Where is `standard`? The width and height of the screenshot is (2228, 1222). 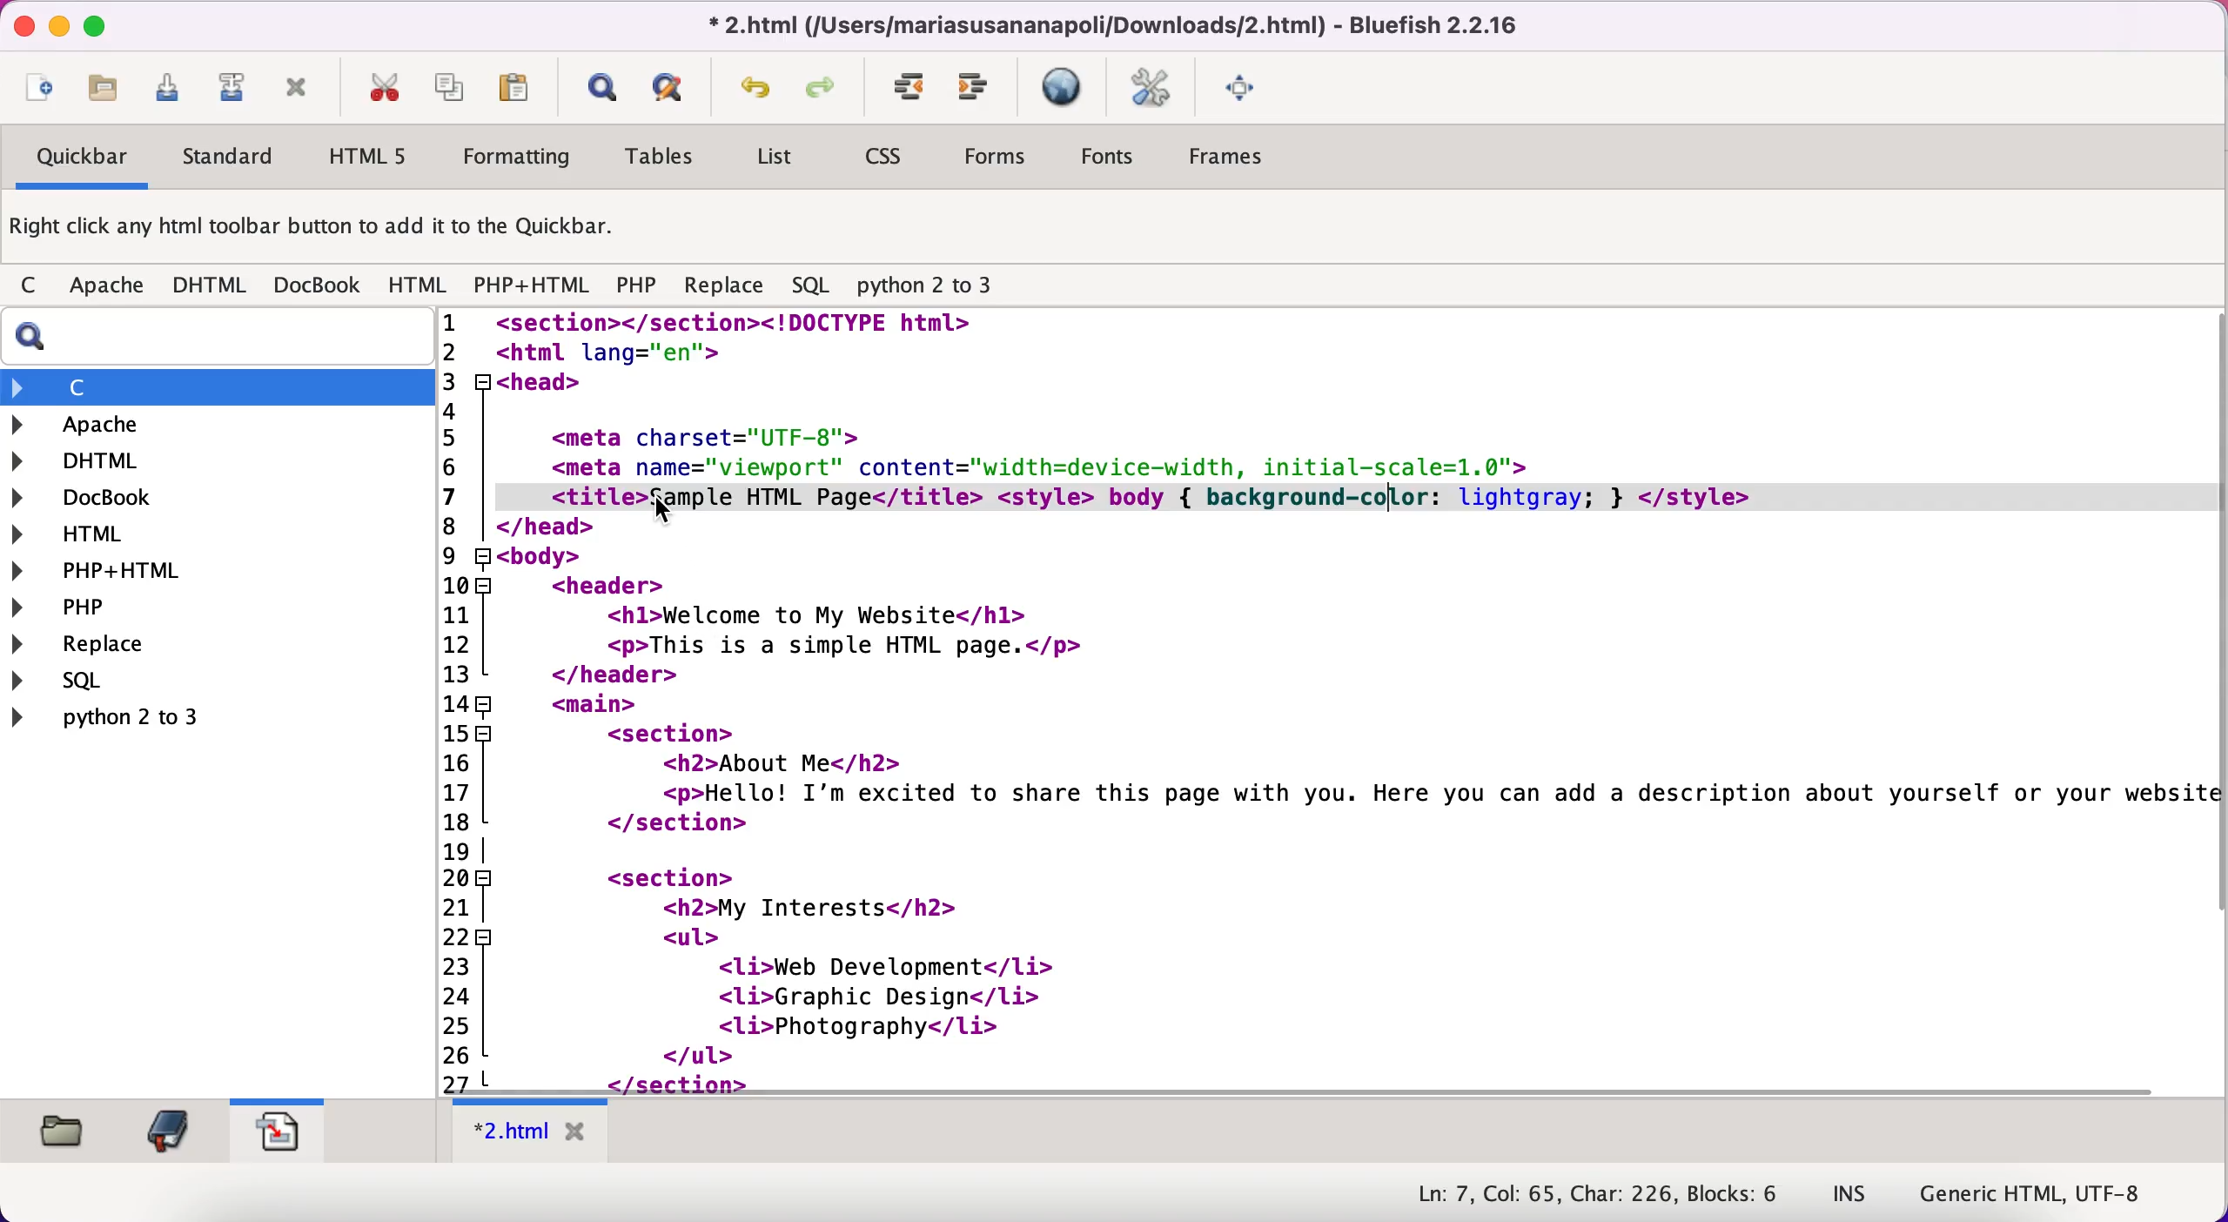 standard is located at coordinates (230, 160).